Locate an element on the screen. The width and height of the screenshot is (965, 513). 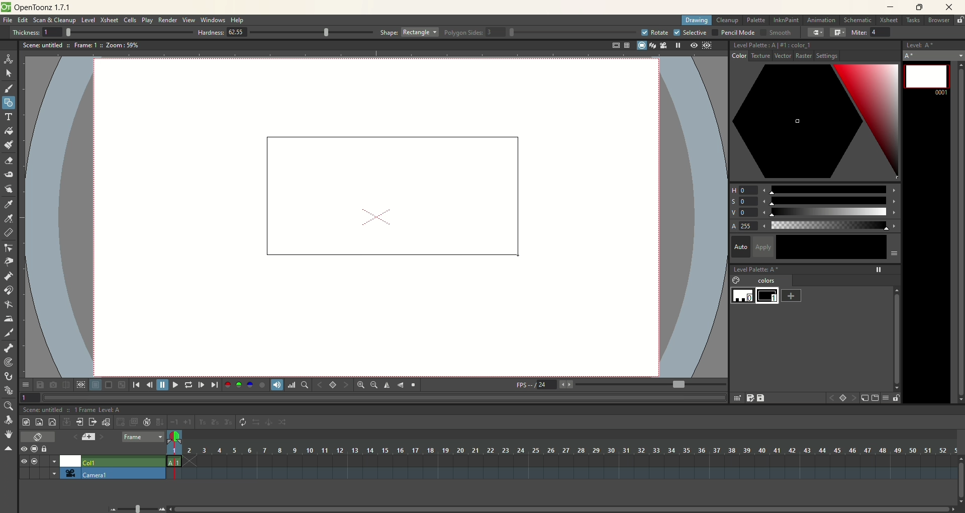
freeze is located at coordinates (676, 45).